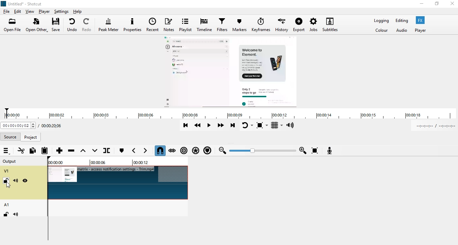  I want to click on open other, so click(37, 25).